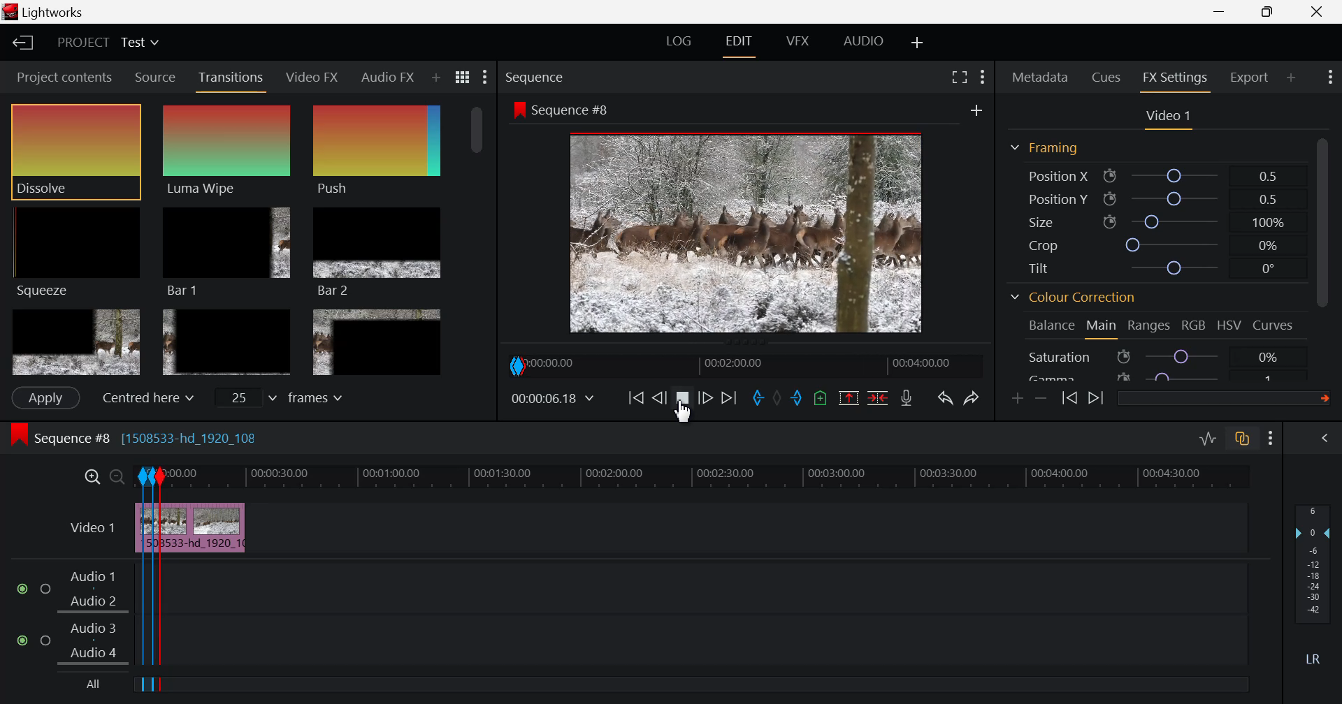 This screenshot has height=704, width=1342. I want to click on Previous keyframe, so click(1071, 399).